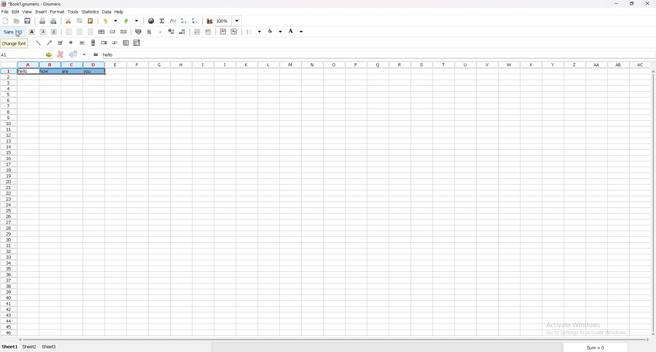 The width and height of the screenshot is (656, 352). Describe the element at coordinates (57, 12) in the screenshot. I see `format` at that location.